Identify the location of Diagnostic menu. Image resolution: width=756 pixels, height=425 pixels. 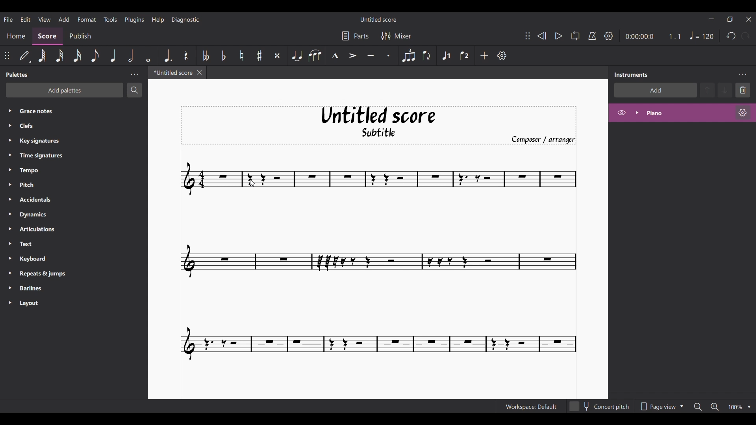
(185, 20).